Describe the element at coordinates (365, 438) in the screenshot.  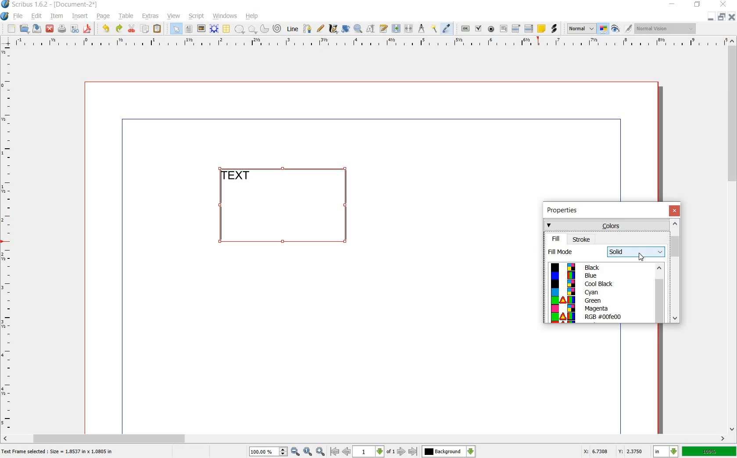
I see `scroll bar` at that location.